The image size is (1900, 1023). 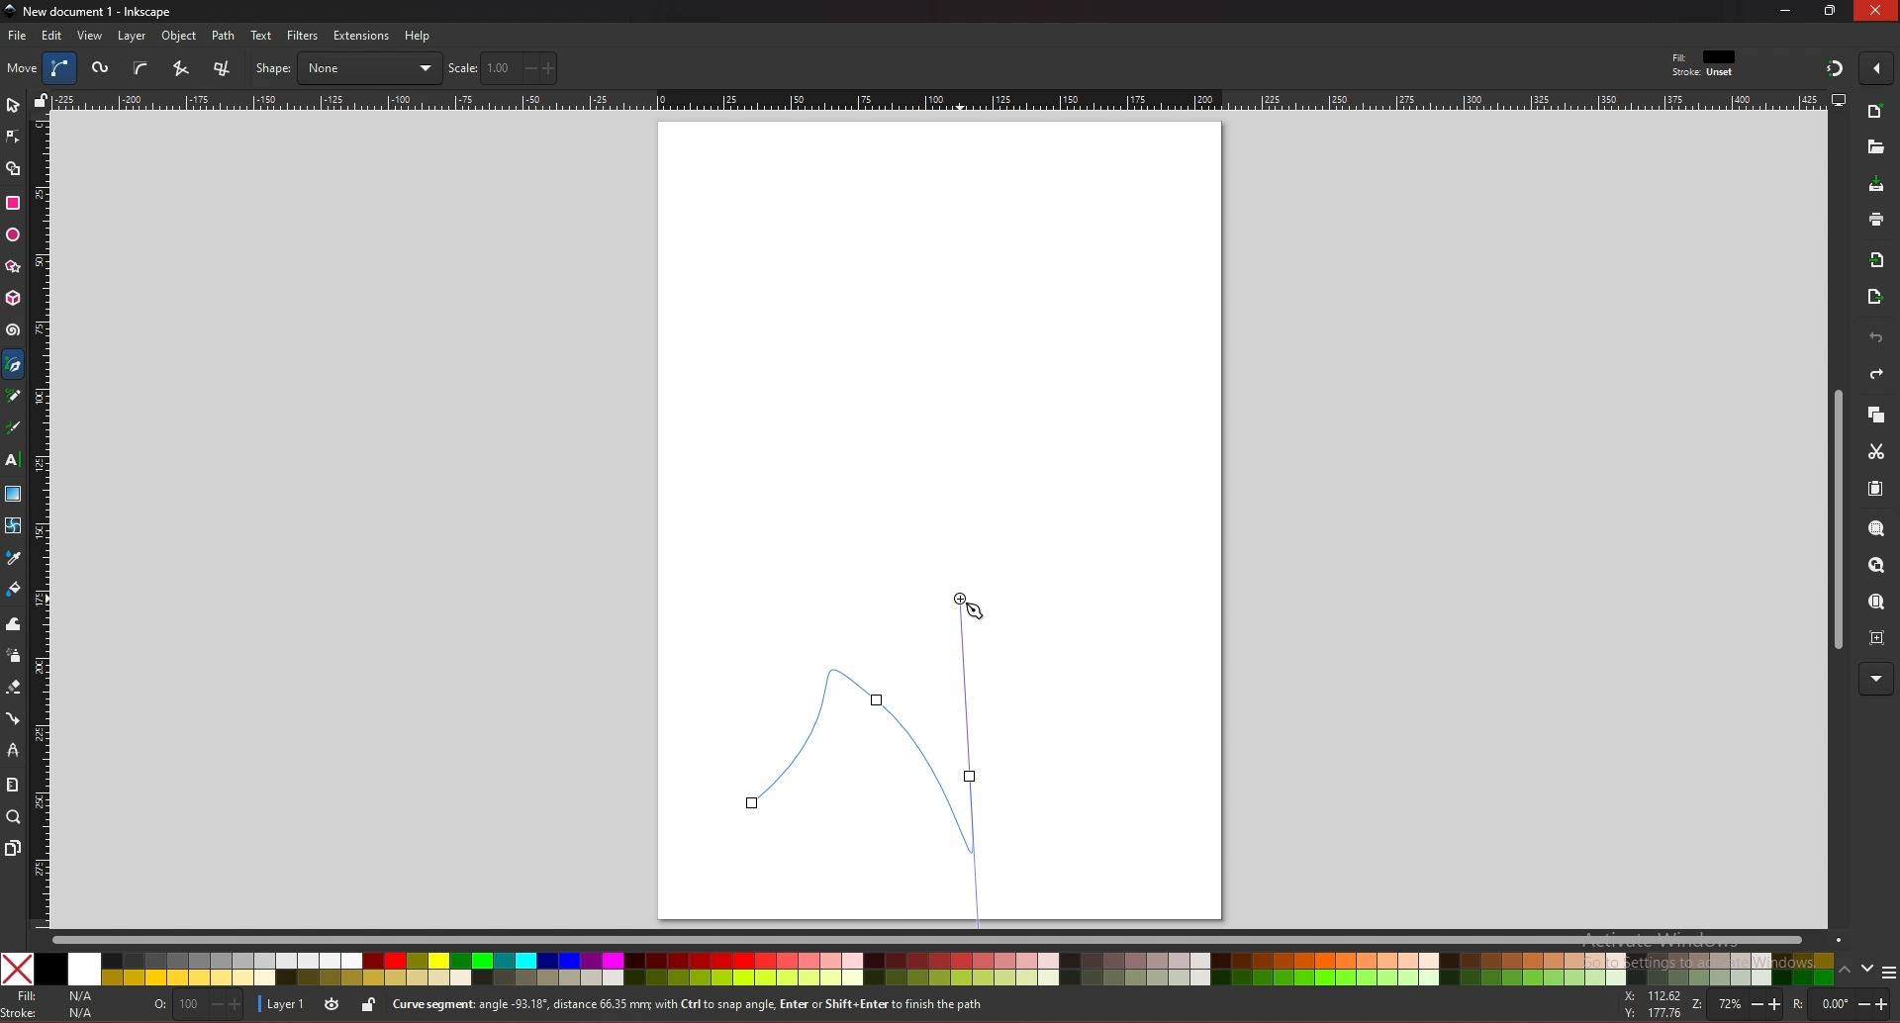 I want to click on shape, so click(x=347, y=68).